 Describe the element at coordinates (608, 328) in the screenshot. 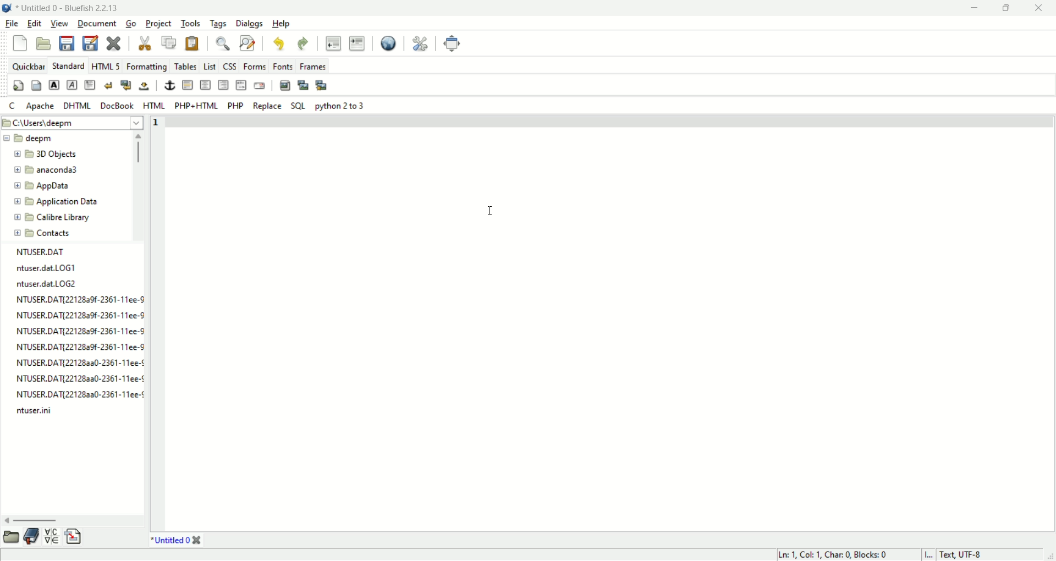

I see `workspace` at that location.